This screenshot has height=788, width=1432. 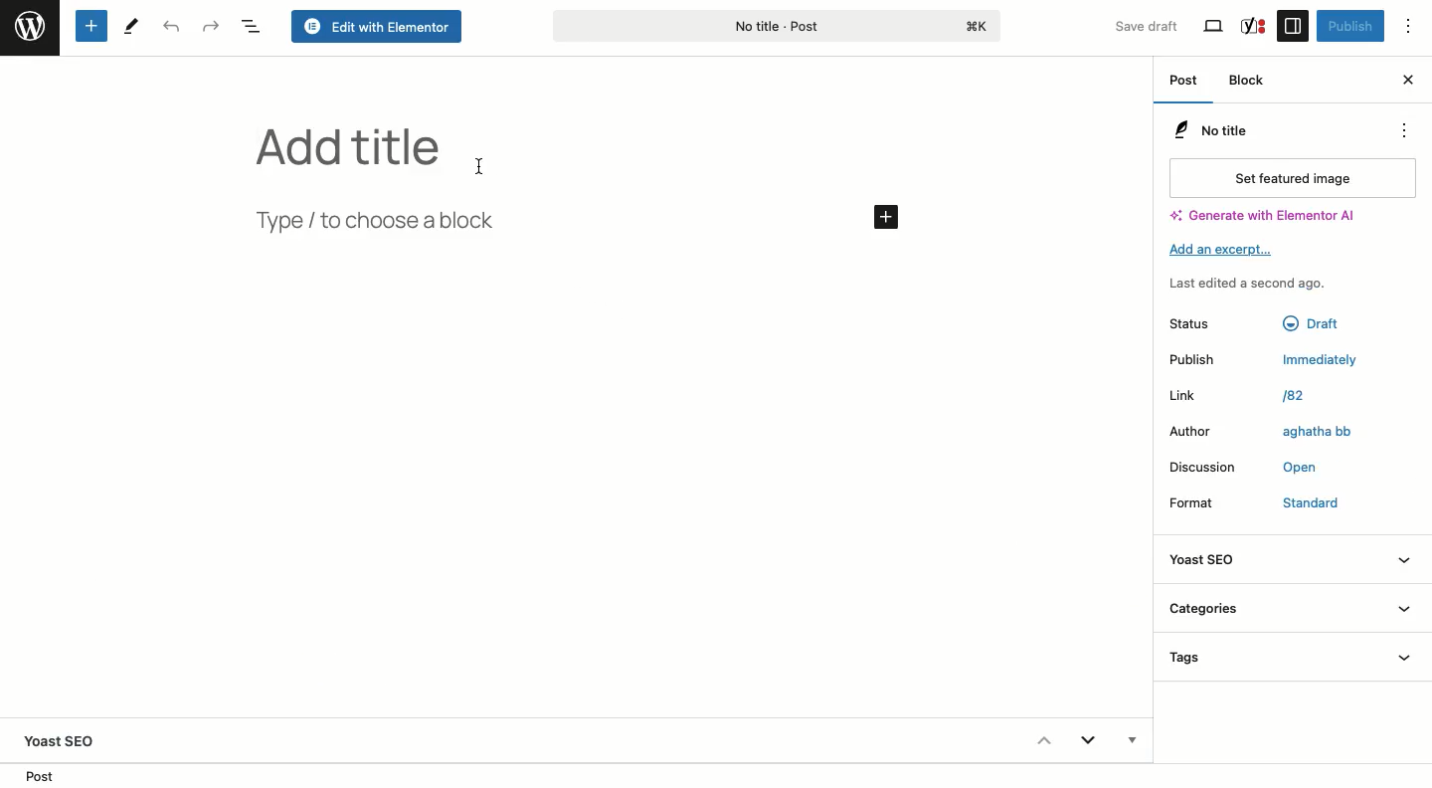 What do you see at coordinates (1130, 742) in the screenshot?
I see `Hidden` at bounding box center [1130, 742].